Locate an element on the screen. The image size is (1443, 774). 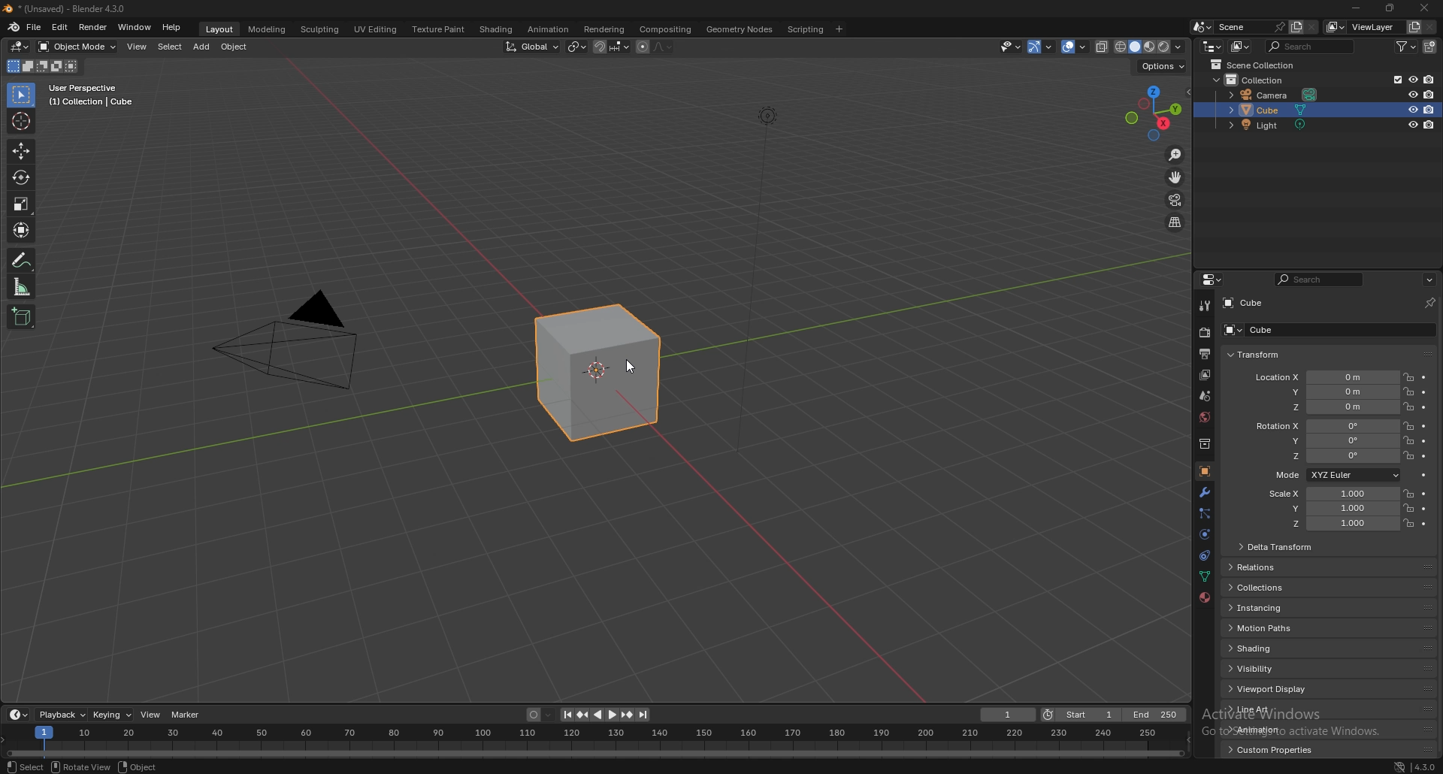
transform is located at coordinates (1272, 353).